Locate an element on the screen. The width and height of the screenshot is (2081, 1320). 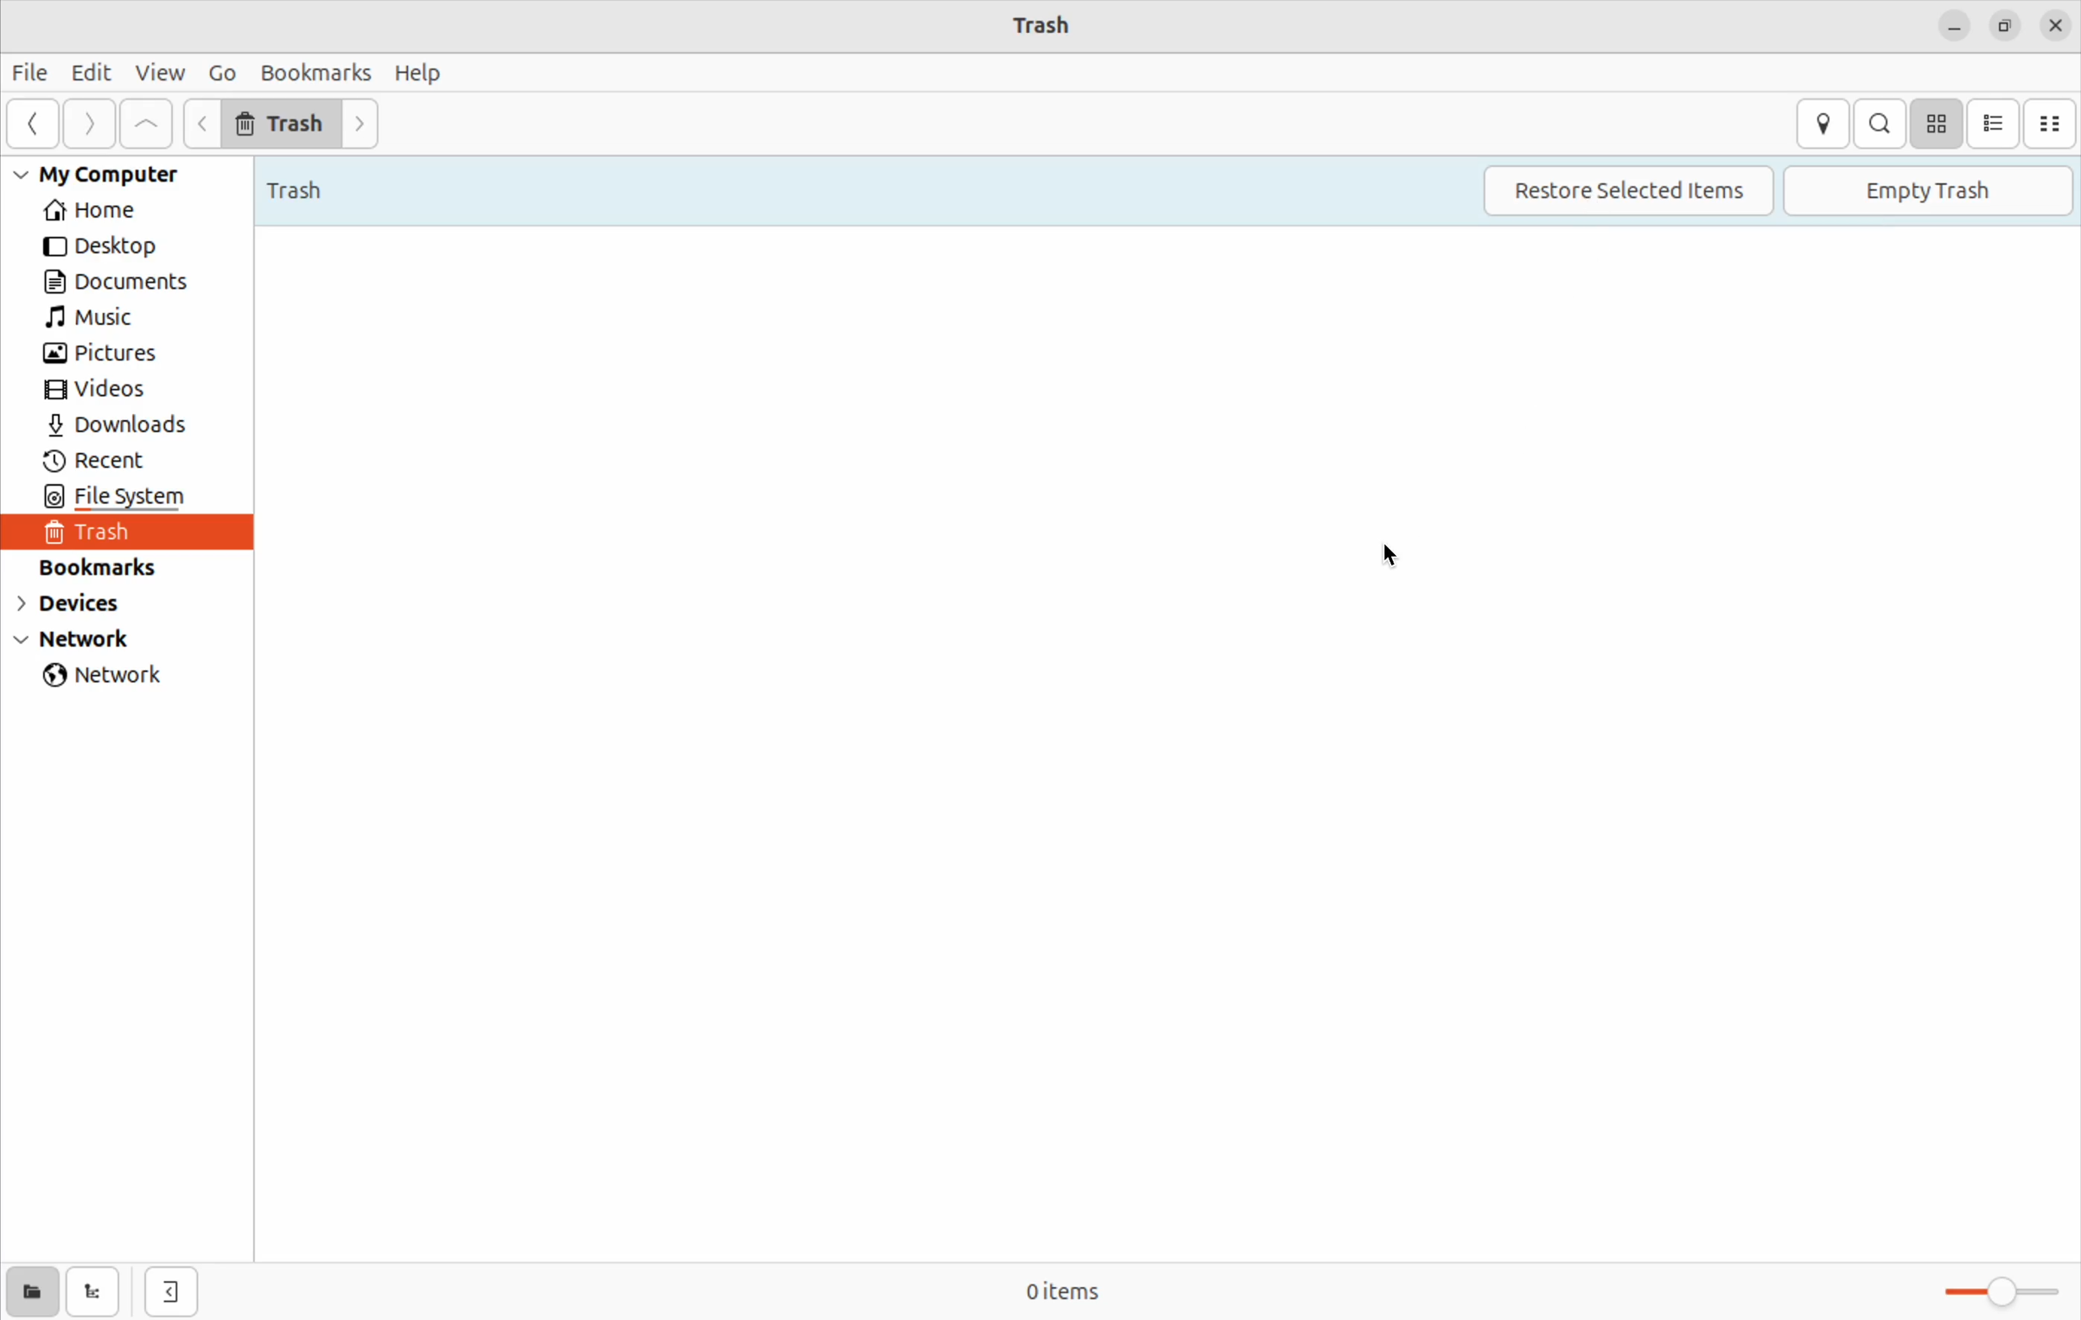
cursor is located at coordinates (1397, 558).